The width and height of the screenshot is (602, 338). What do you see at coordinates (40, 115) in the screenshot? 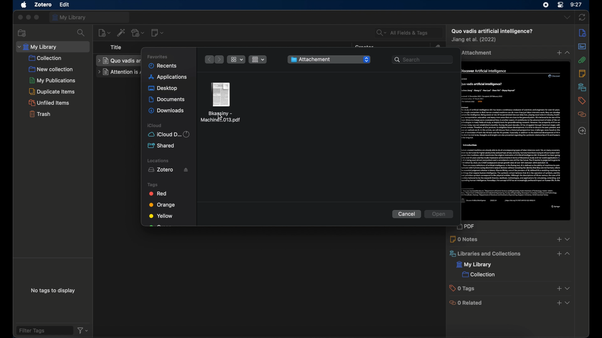
I see `trash` at bounding box center [40, 115].